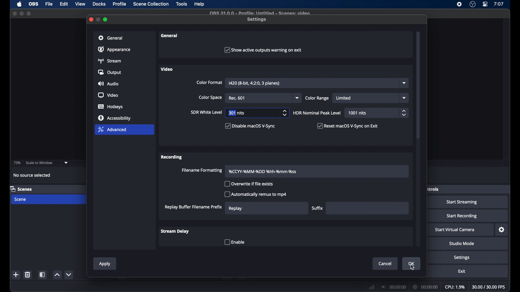 Image resolution: width=520 pixels, height=292 pixels. Describe the element at coordinates (114, 118) in the screenshot. I see `accessibility` at that location.